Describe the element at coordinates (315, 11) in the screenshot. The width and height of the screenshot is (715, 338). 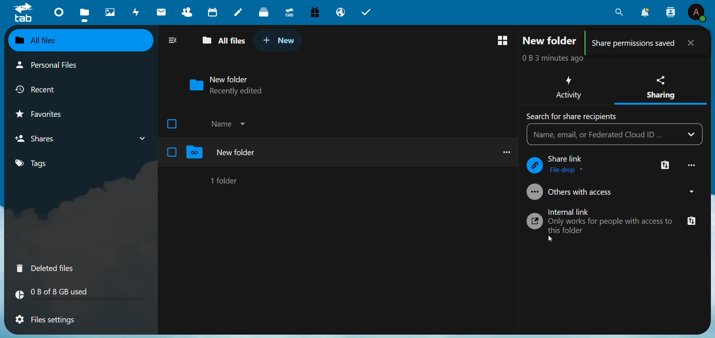
I see `Free Trial` at that location.